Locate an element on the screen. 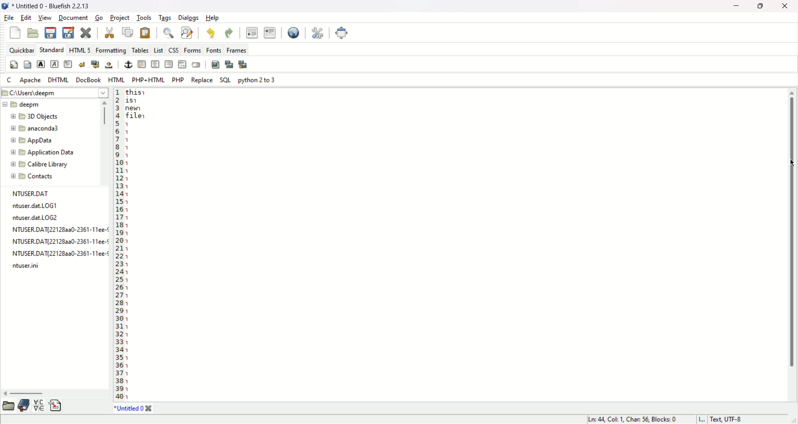 This screenshot has width=798, height=424. Replace is located at coordinates (203, 80).